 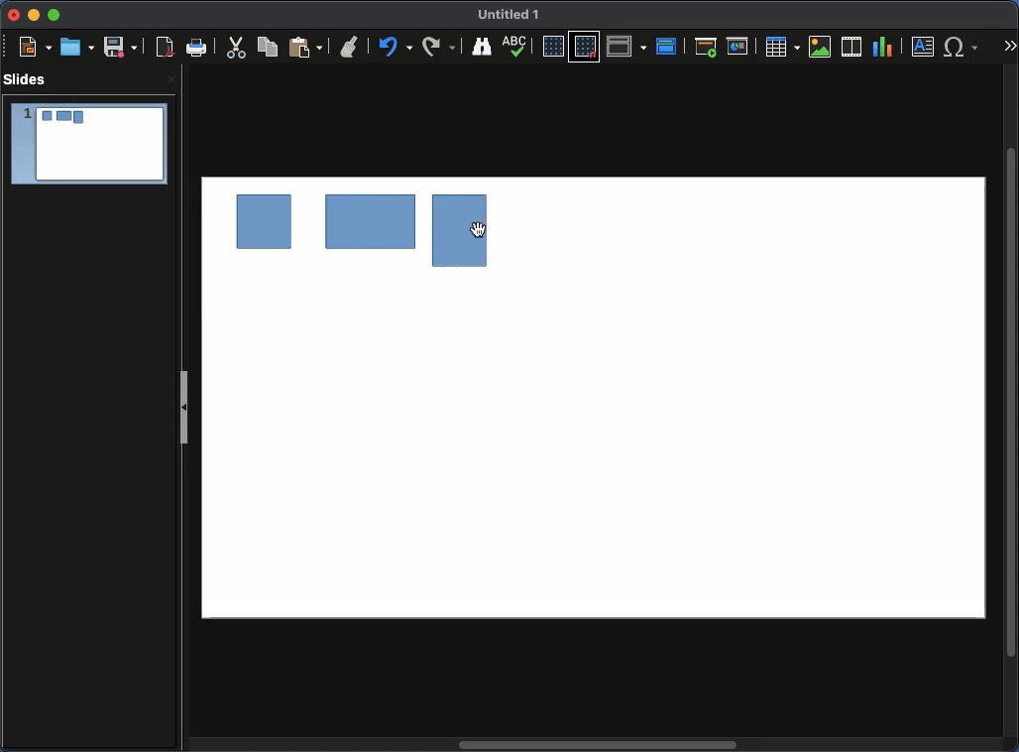 What do you see at coordinates (184, 411) in the screenshot?
I see `Slide panel` at bounding box center [184, 411].